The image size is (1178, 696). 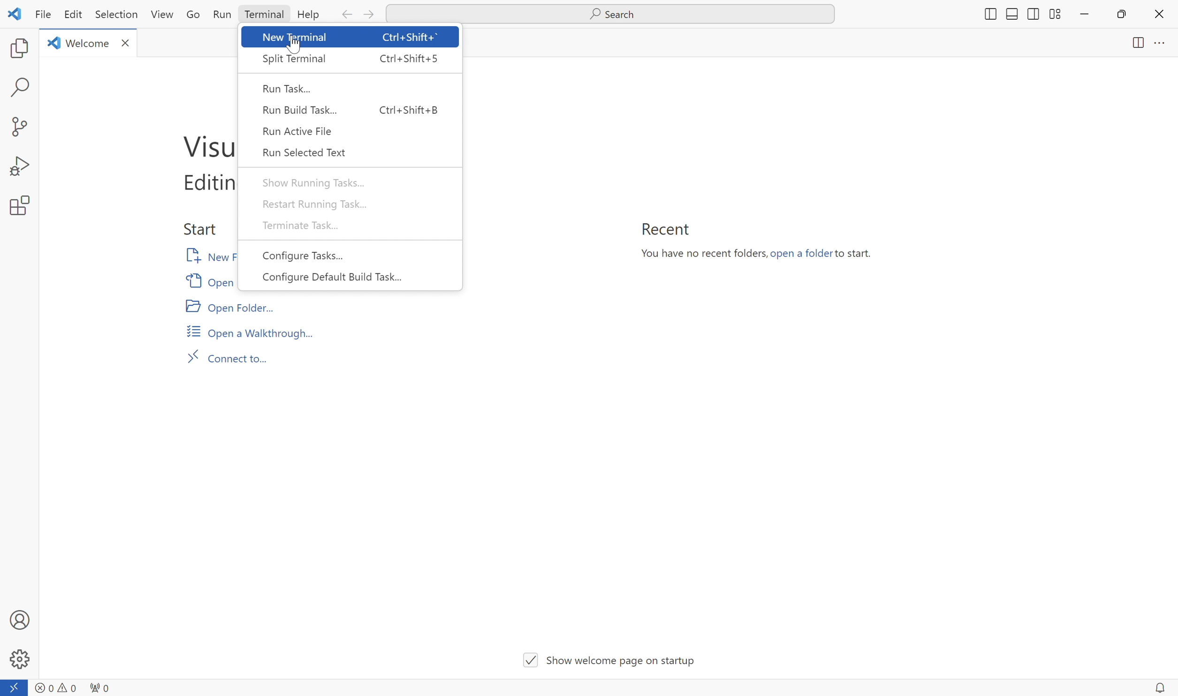 I want to click on source control, so click(x=18, y=126).